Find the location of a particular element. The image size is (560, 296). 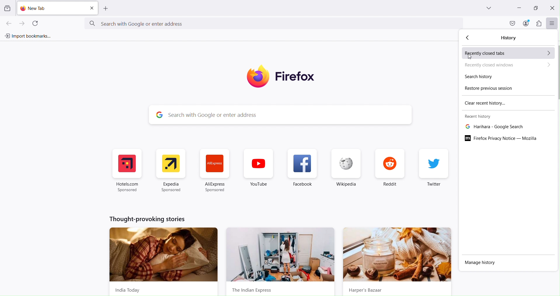

History is located at coordinates (516, 38).